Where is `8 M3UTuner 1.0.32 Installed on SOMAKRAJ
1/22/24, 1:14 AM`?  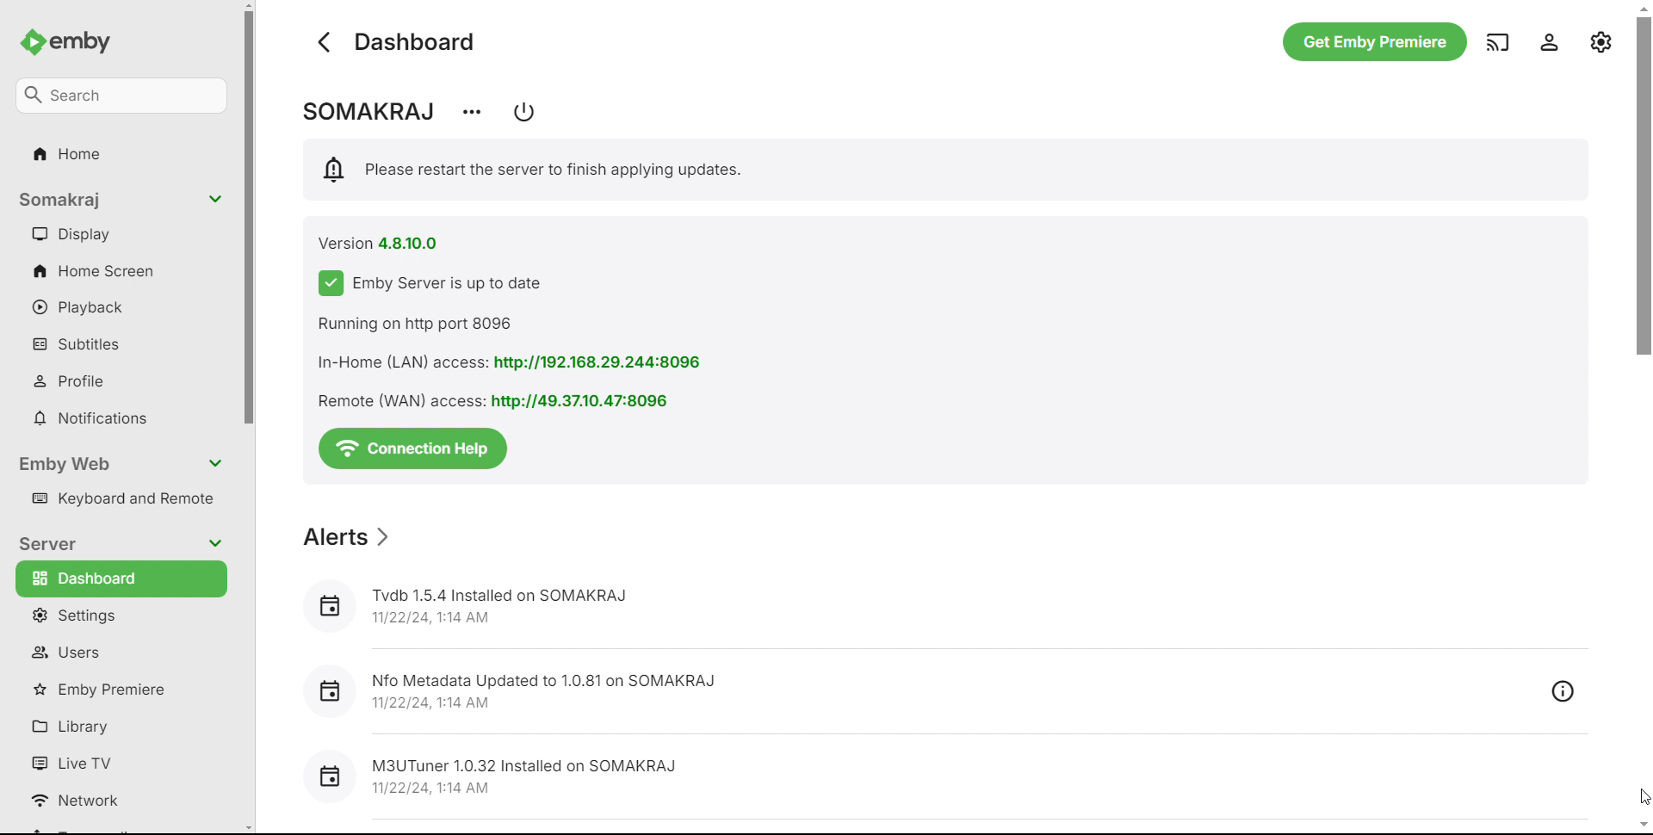
8 M3UTuner 1.0.32 Installed on SOMAKRAJ
1/22/24, 1:14 AM is located at coordinates (498, 773).